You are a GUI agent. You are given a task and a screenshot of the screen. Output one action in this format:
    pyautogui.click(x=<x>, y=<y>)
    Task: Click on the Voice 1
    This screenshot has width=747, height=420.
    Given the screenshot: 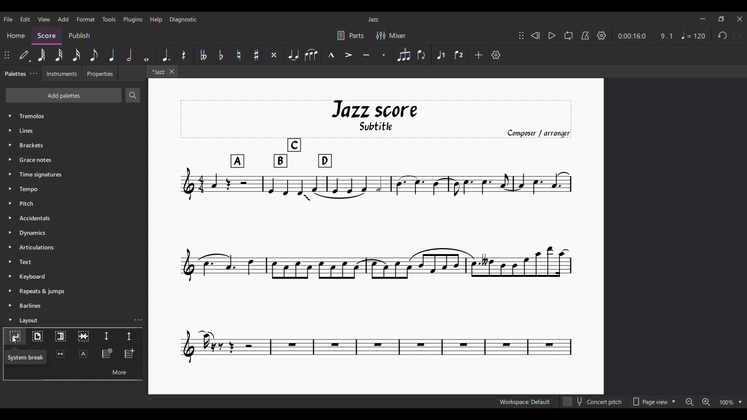 What is the action you would take?
    pyautogui.click(x=440, y=55)
    